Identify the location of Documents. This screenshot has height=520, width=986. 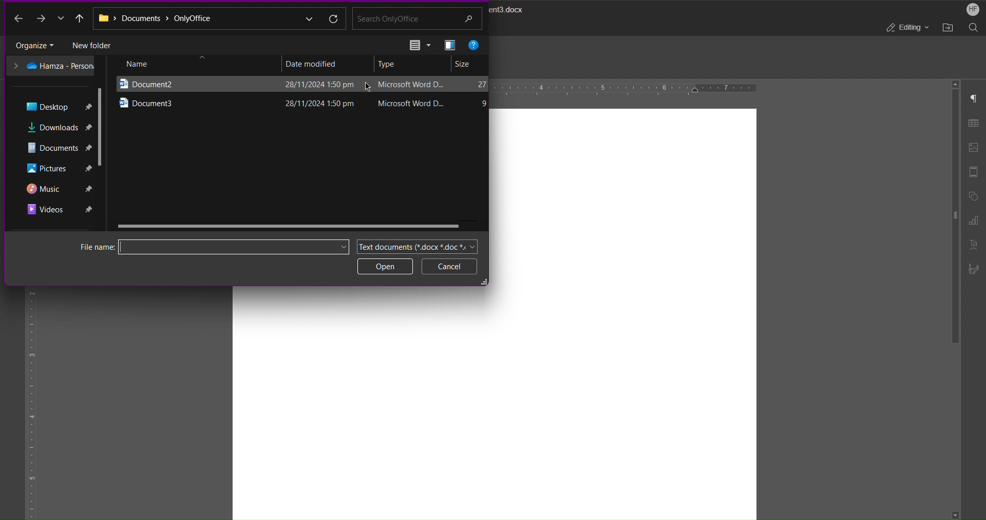
(58, 146).